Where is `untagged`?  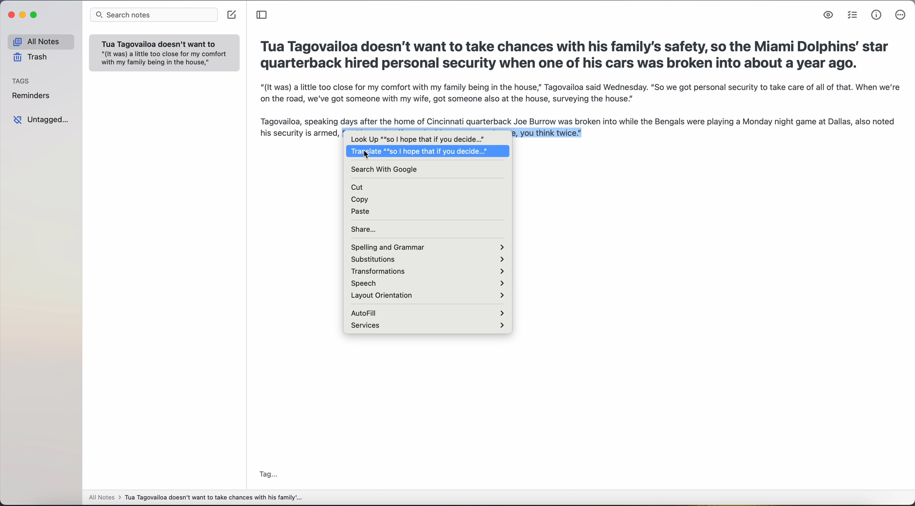 untagged is located at coordinates (42, 120).